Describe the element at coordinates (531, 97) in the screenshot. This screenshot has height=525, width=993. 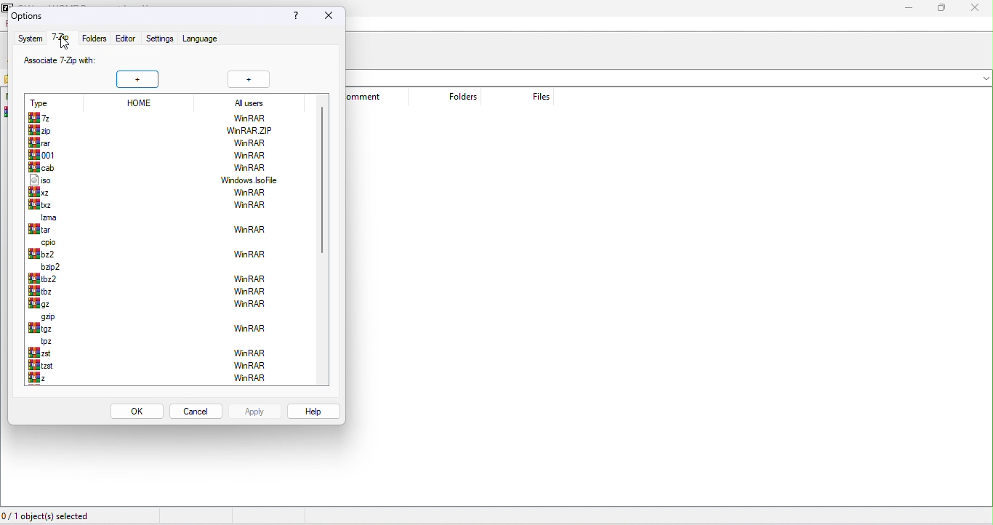
I see `files` at that location.